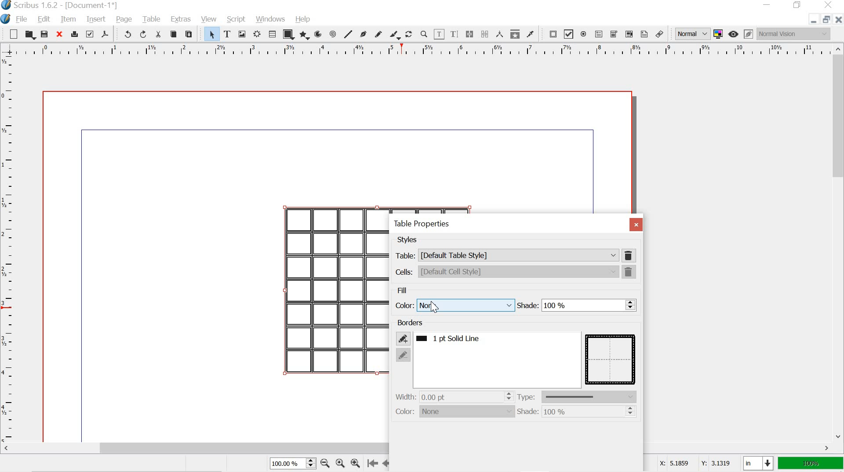  Describe the element at coordinates (717, 33) in the screenshot. I see `toggle color management system` at that location.